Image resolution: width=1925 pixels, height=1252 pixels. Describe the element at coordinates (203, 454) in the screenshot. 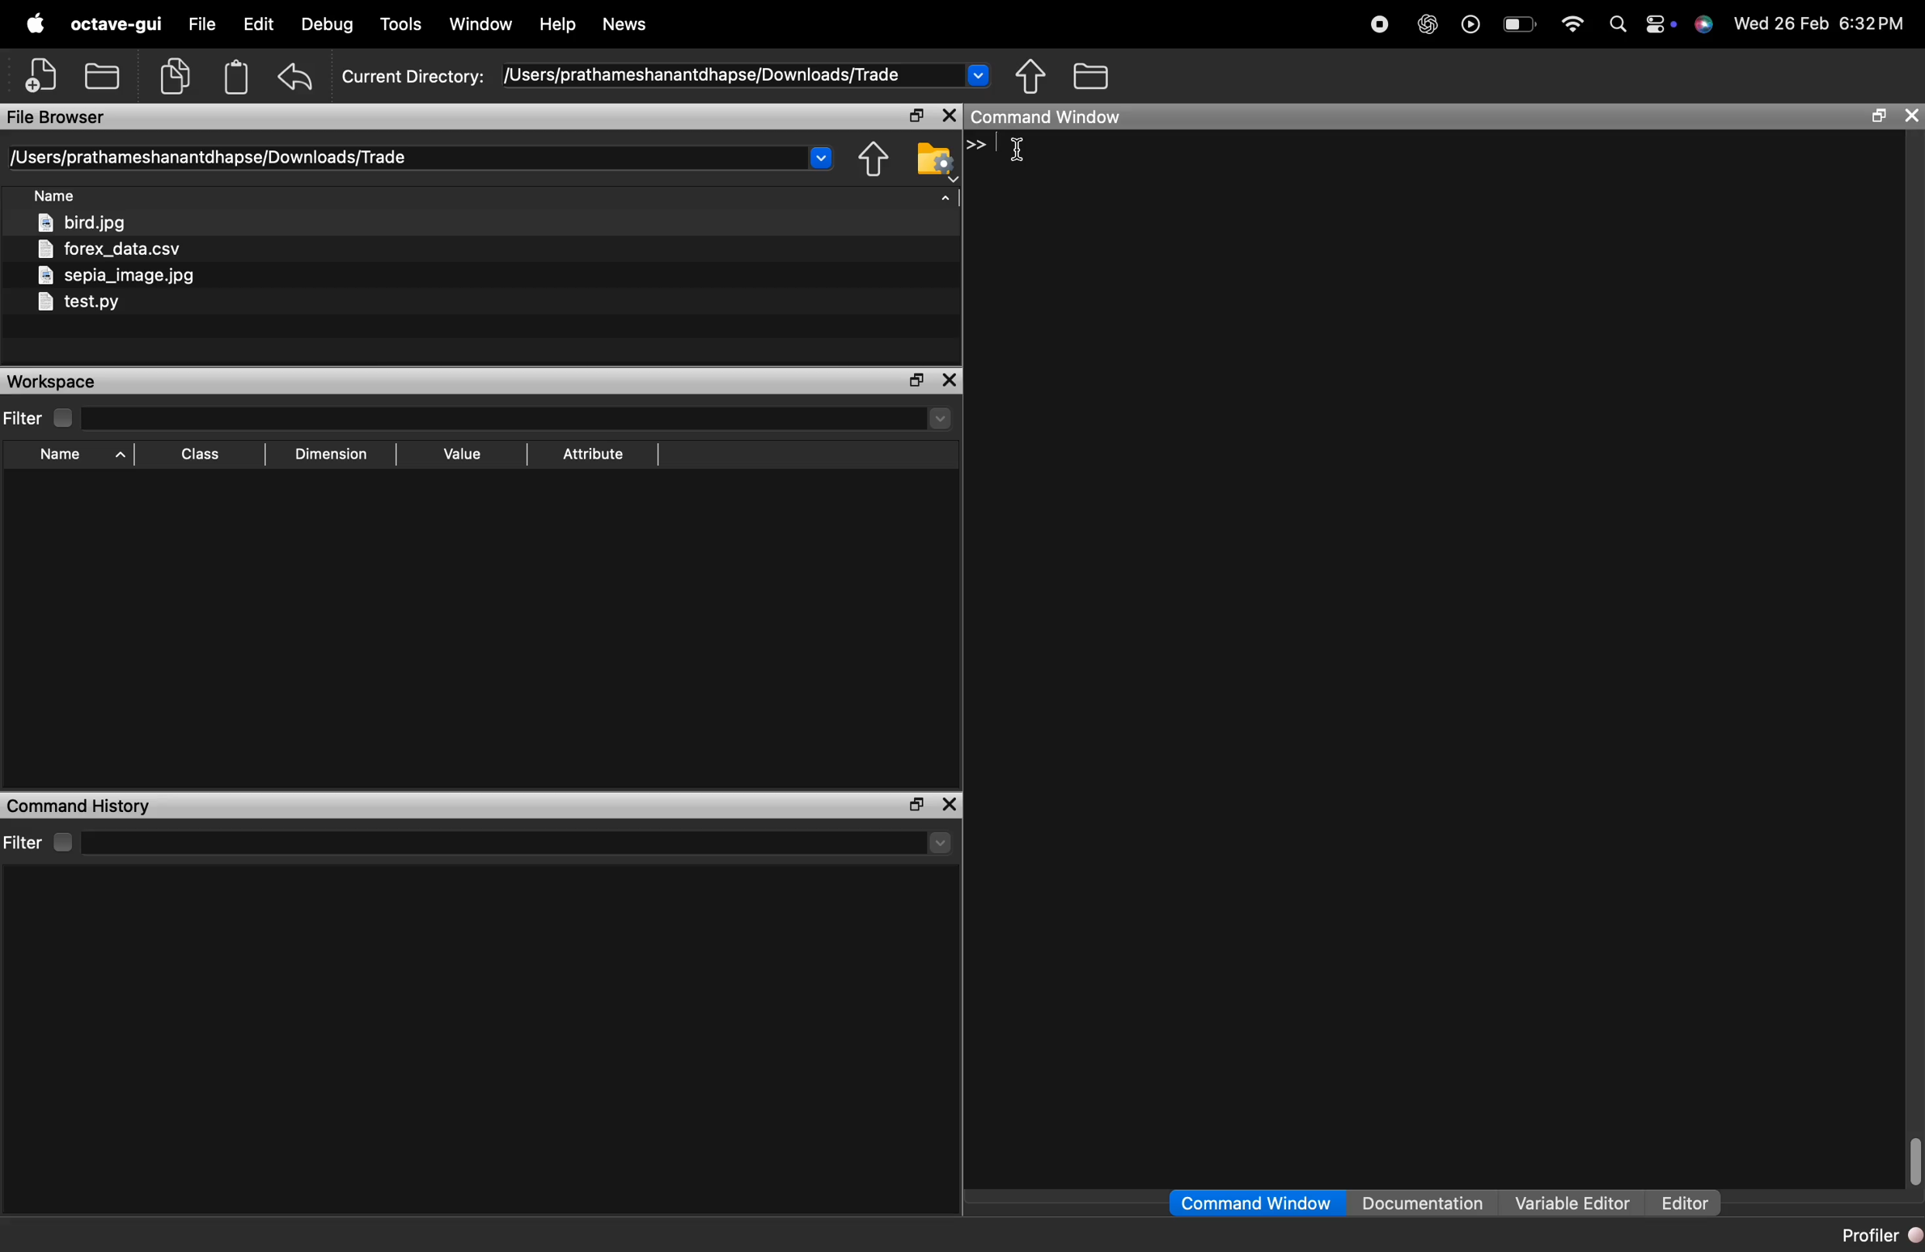

I see `sort by class` at that location.